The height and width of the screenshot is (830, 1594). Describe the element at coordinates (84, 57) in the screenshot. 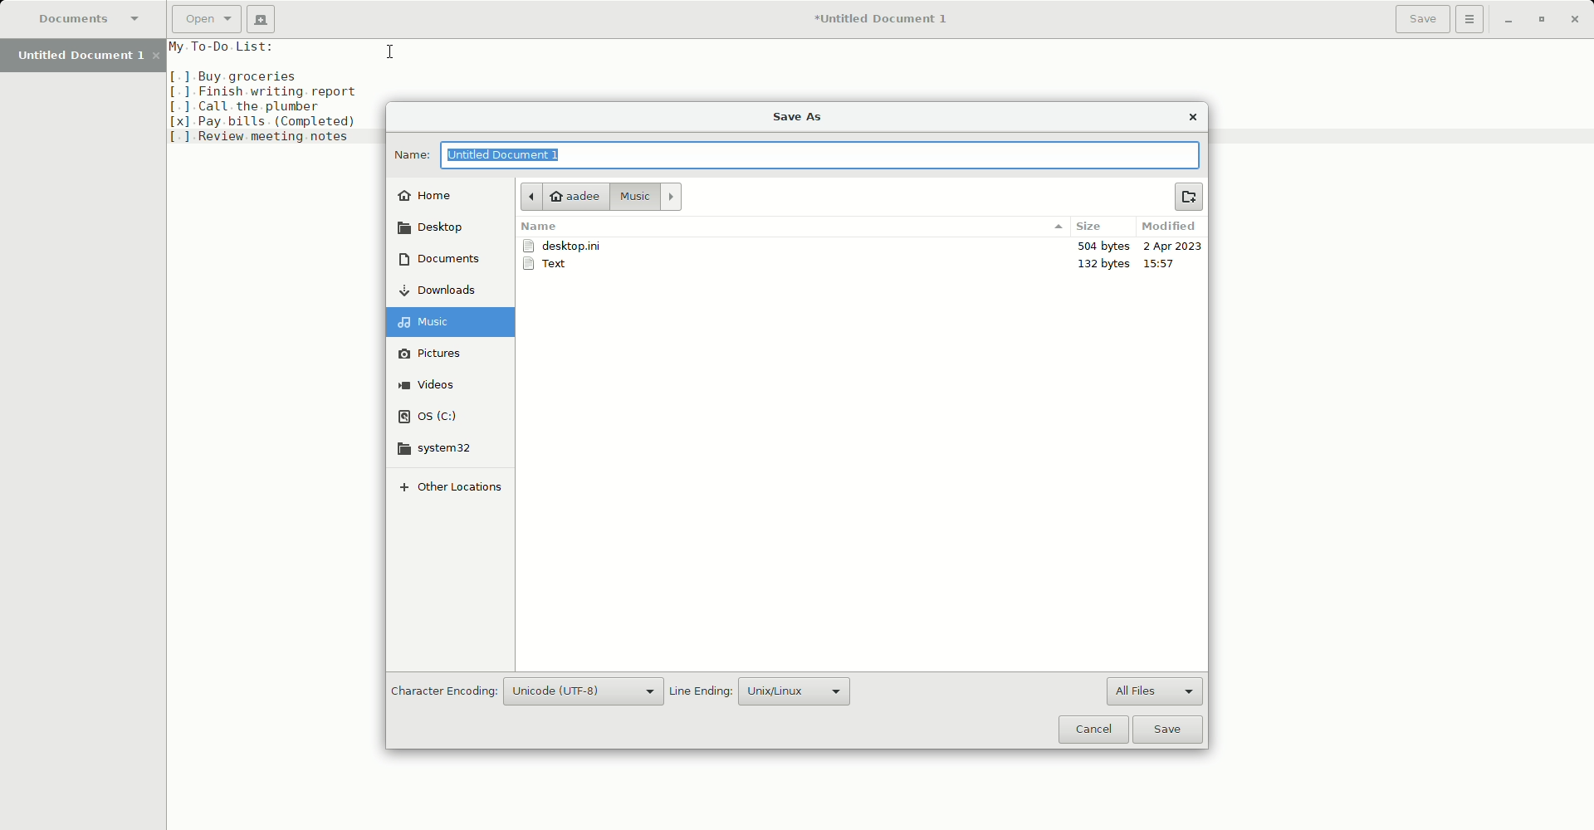

I see `Untitled Document 1` at that location.